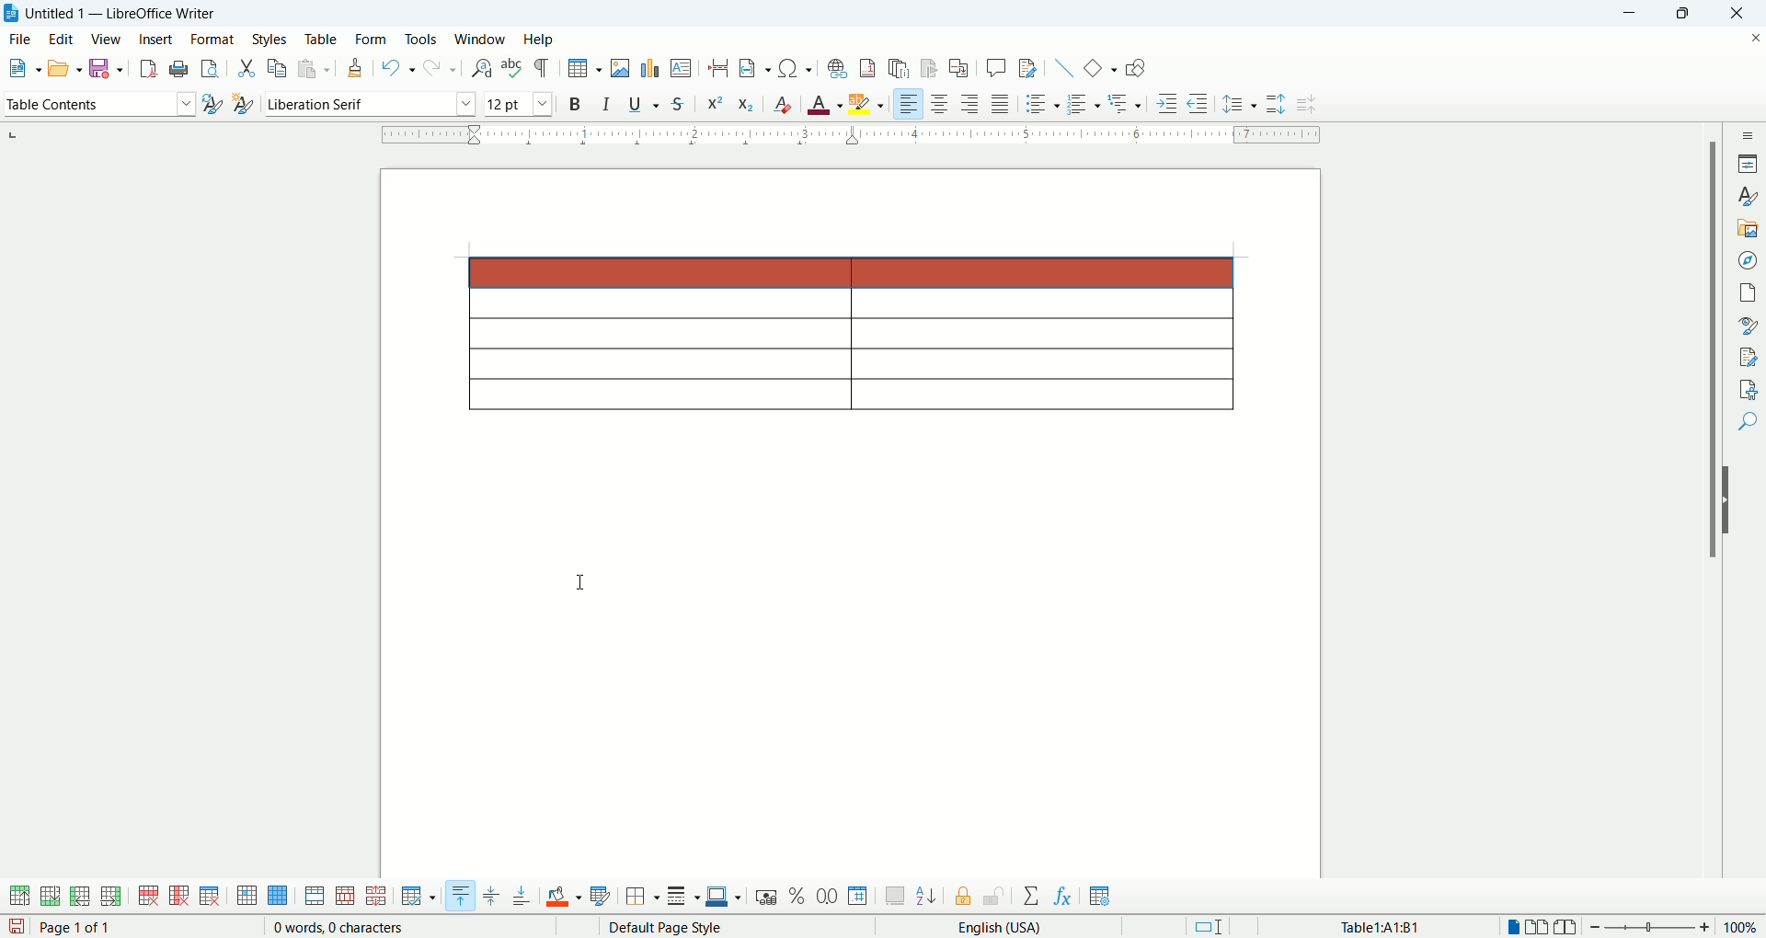 This screenshot has height=938, width=1766. What do you see at coordinates (20, 40) in the screenshot?
I see `file` at bounding box center [20, 40].